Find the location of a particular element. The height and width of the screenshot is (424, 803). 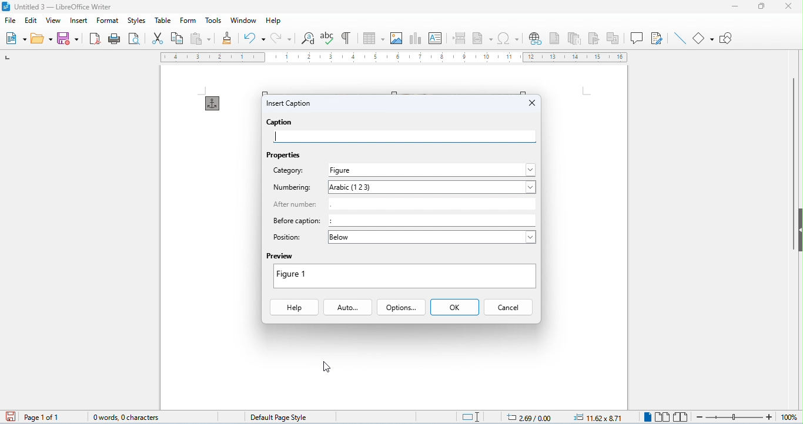

insert comment is located at coordinates (637, 38).